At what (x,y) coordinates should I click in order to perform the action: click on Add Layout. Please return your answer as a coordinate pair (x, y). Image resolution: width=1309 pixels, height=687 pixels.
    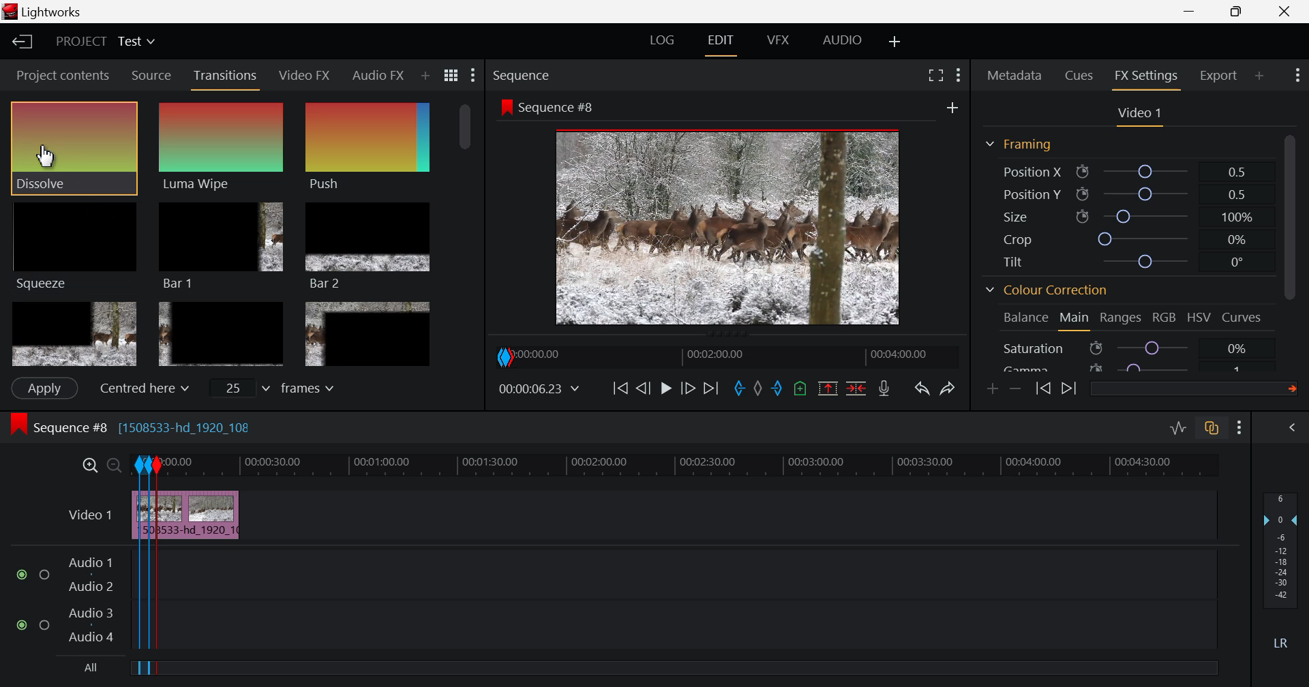
    Looking at the image, I should click on (896, 41).